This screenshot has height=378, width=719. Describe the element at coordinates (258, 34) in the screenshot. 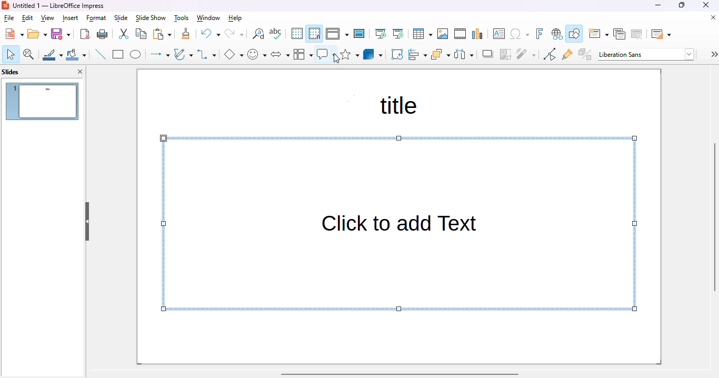

I see `find and replace` at that location.